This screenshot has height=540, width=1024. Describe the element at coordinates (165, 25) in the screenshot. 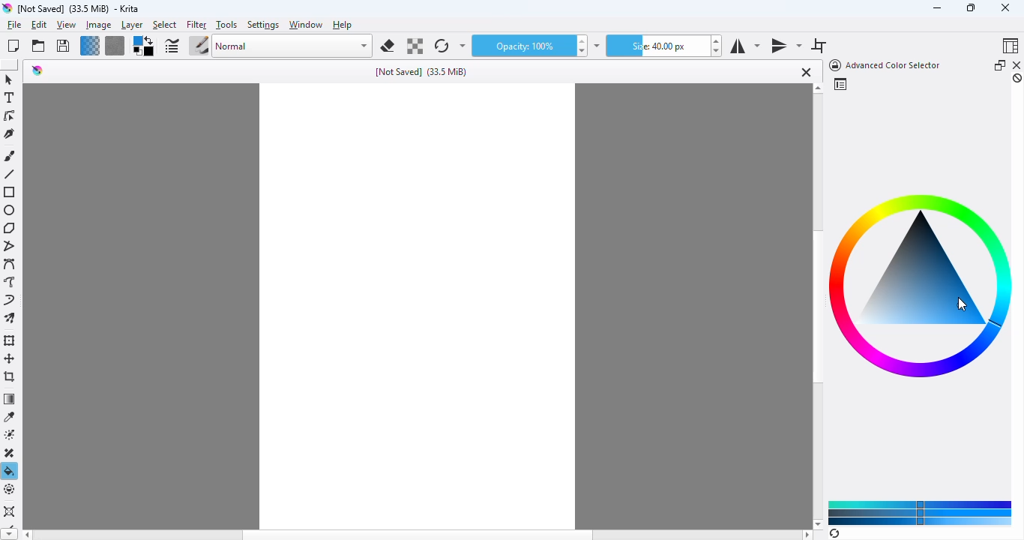

I see `select` at that location.